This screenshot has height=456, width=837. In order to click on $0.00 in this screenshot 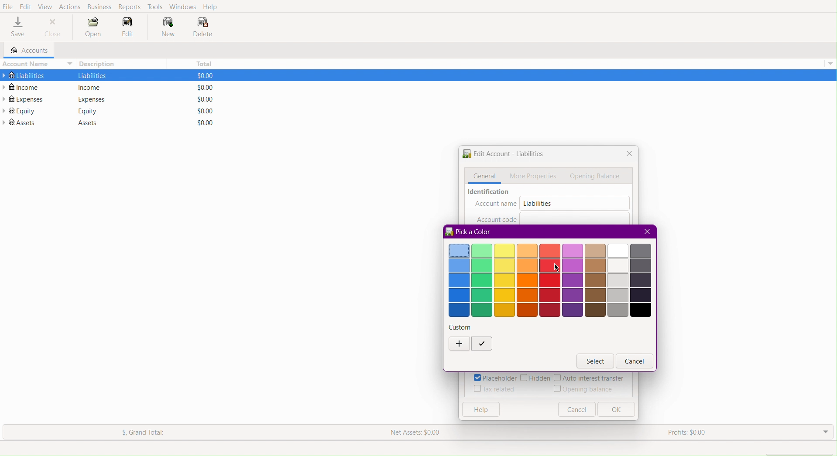, I will do `click(202, 99)`.